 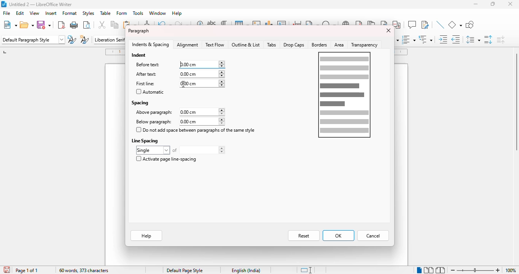 I want to click on decrease paragraph spacing, so click(x=500, y=39).